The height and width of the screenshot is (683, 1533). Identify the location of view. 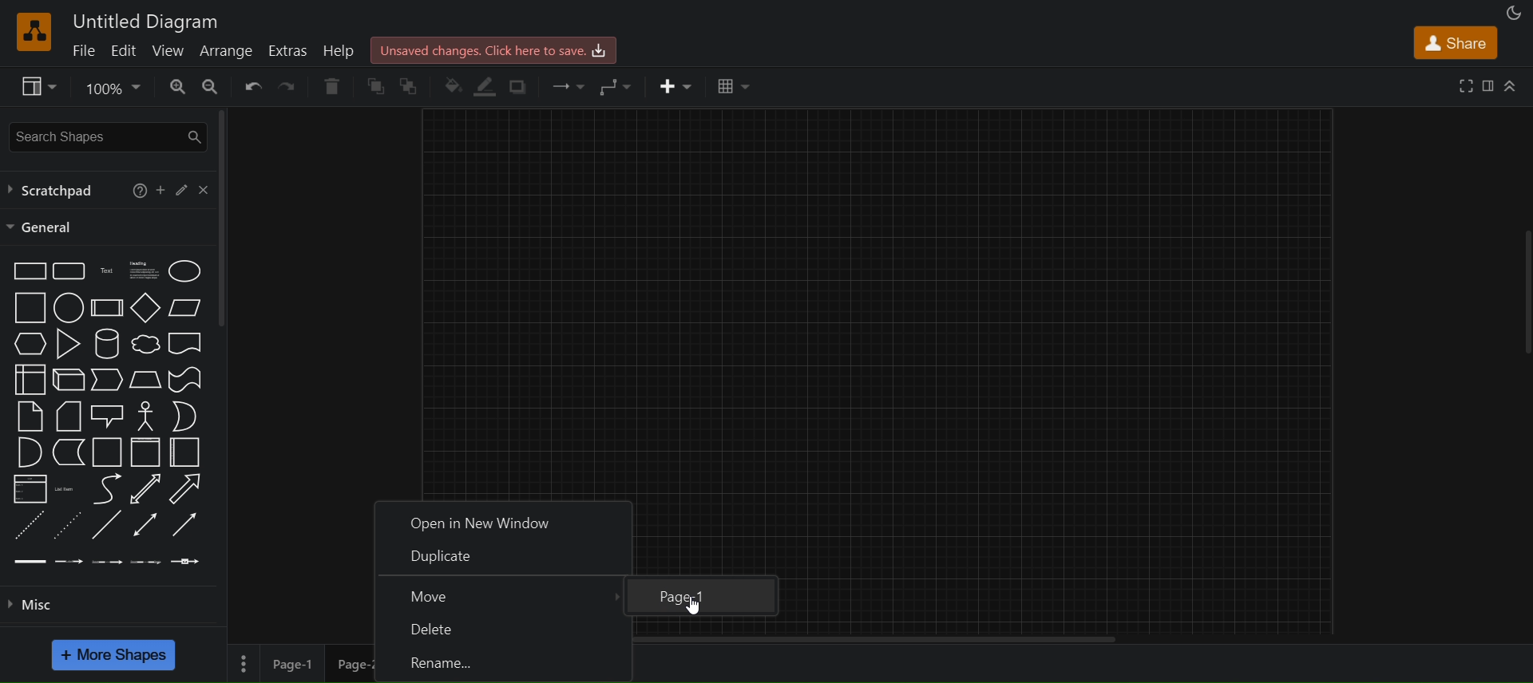
(169, 50).